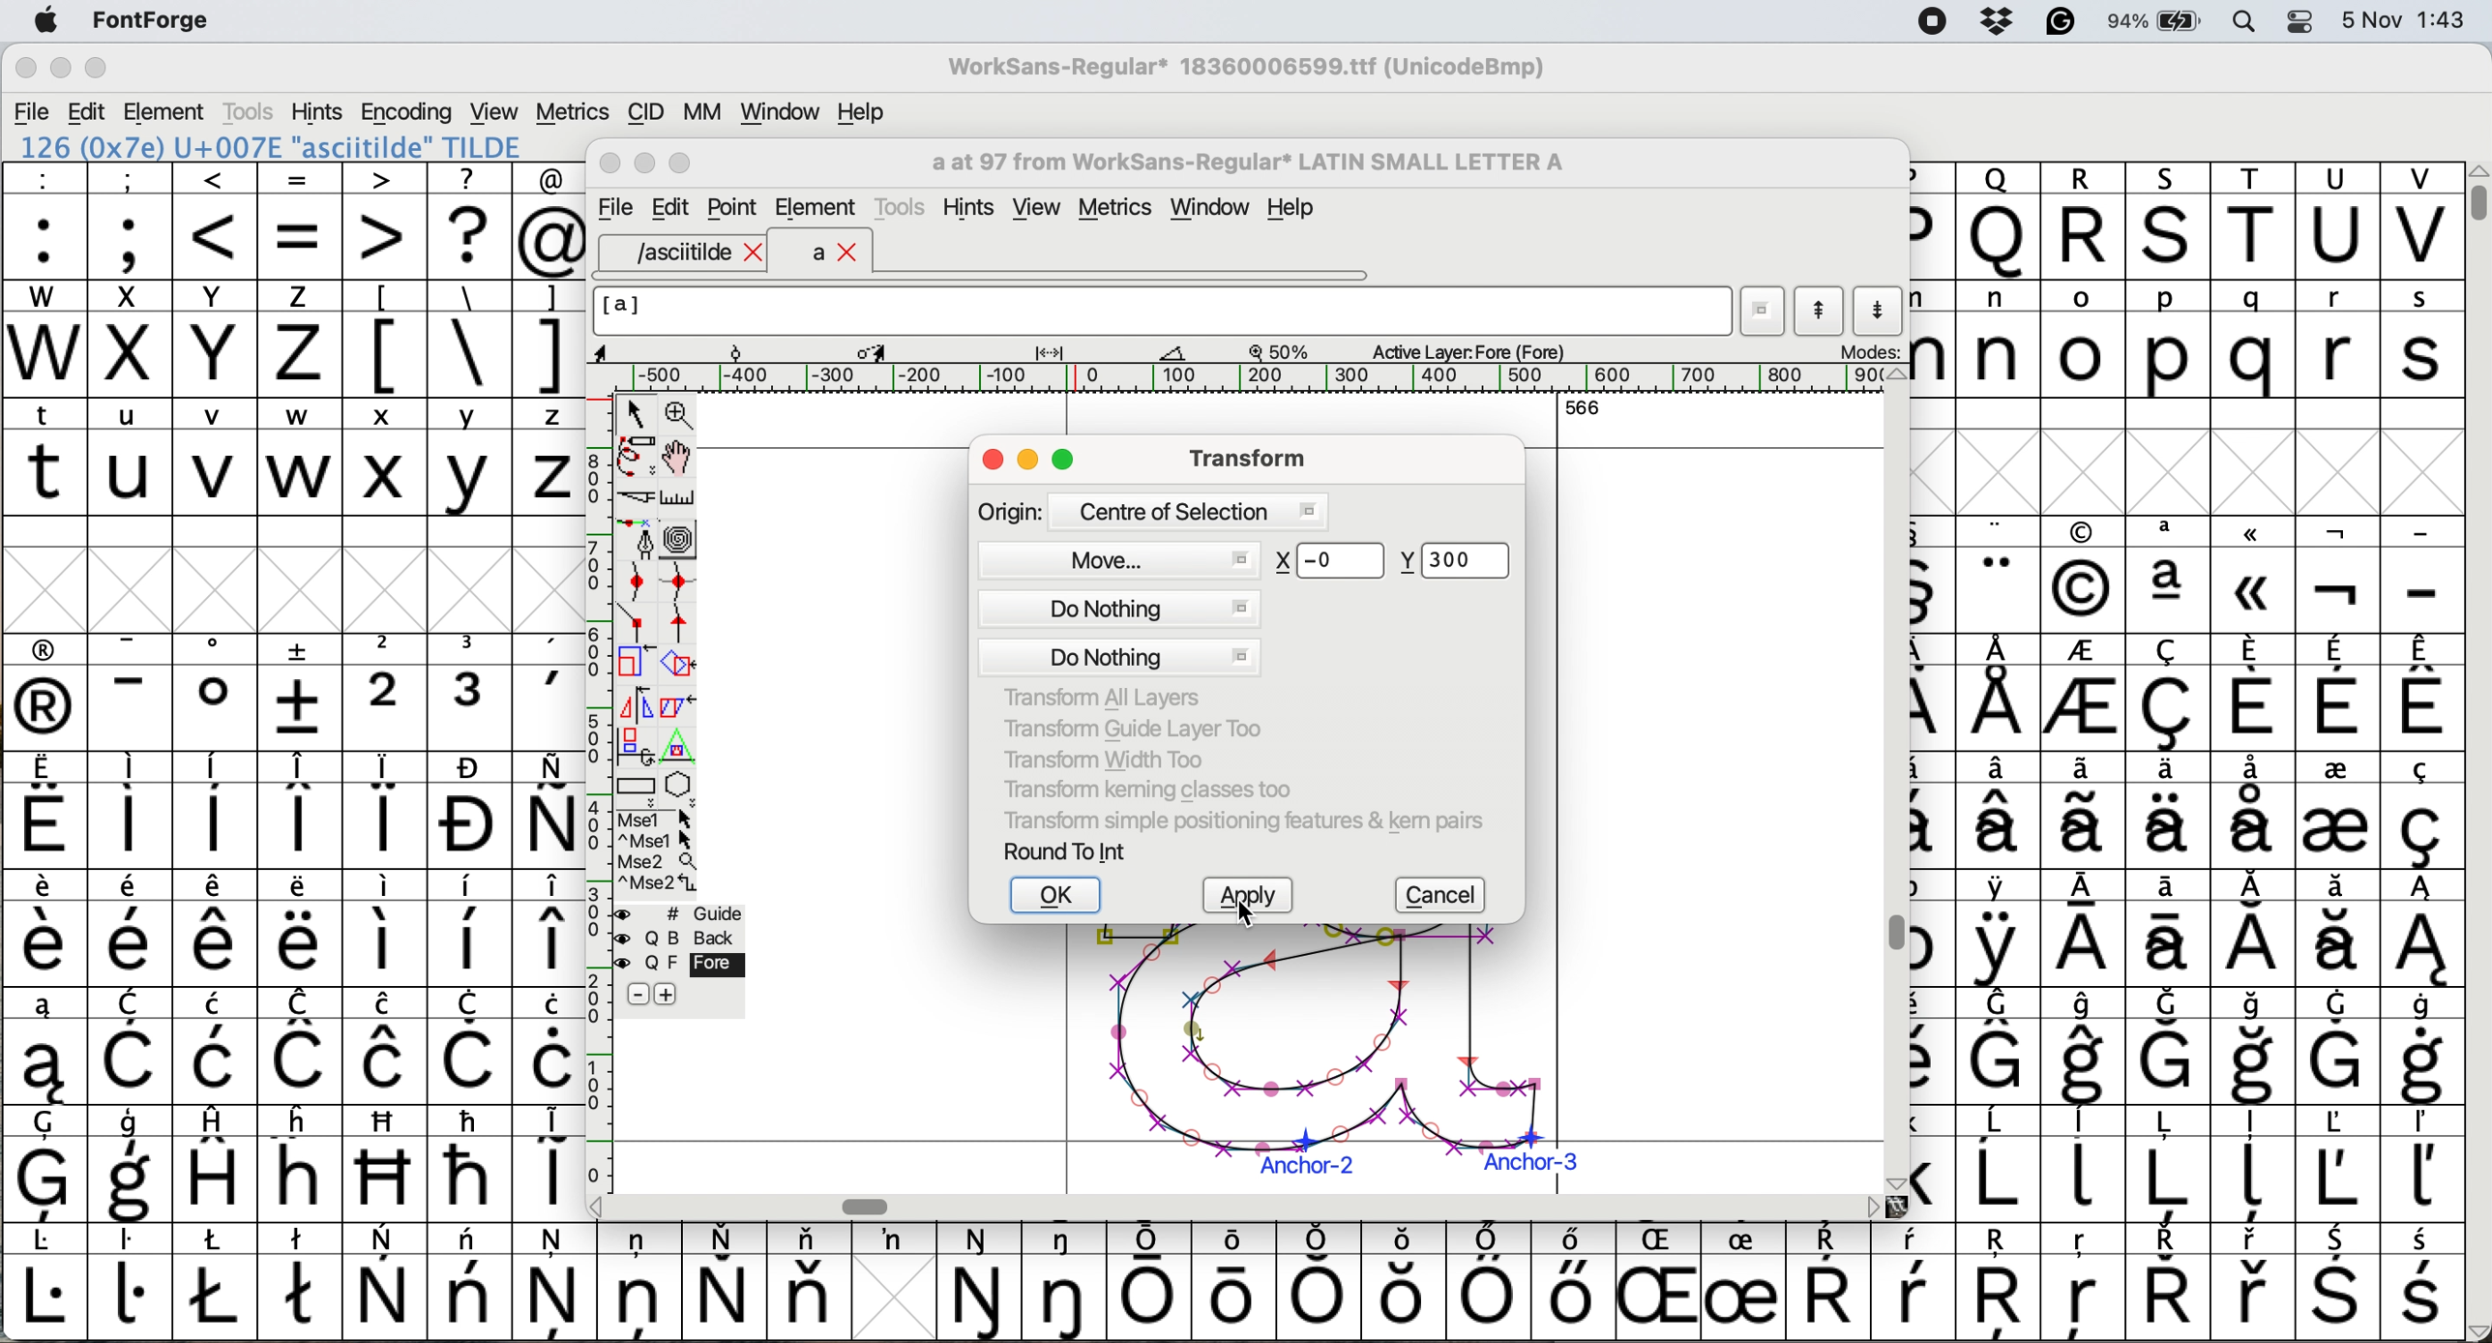  What do you see at coordinates (636, 786) in the screenshot?
I see `Rectangle or box` at bounding box center [636, 786].